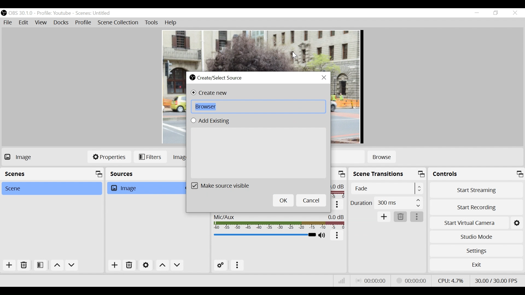 The width and height of the screenshot is (525, 295). What do you see at coordinates (152, 23) in the screenshot?
I see `Tools` at bounding box center [152, 23].